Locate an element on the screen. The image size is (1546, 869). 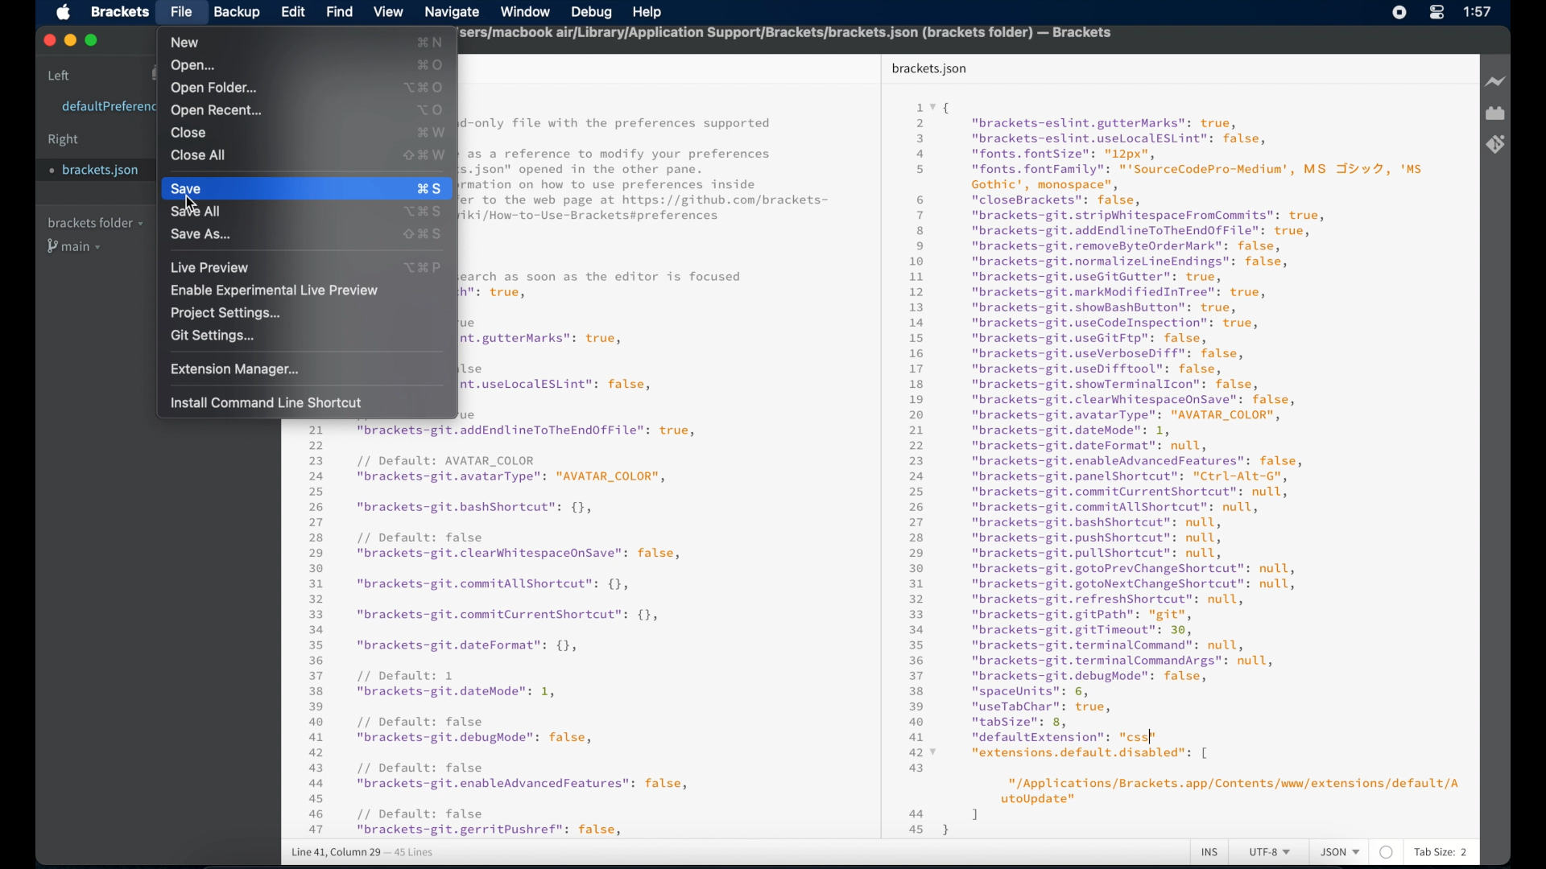
close all shortcut is located at coordinates (422, 155).